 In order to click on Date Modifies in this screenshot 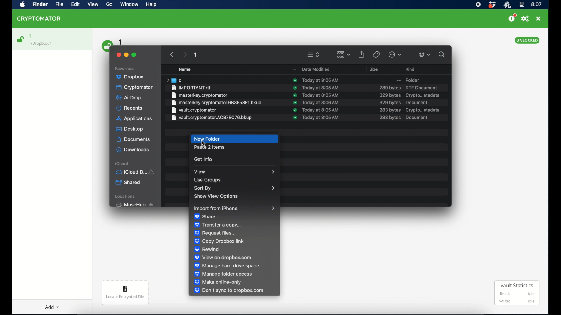, I will do `click(313, 68)`.